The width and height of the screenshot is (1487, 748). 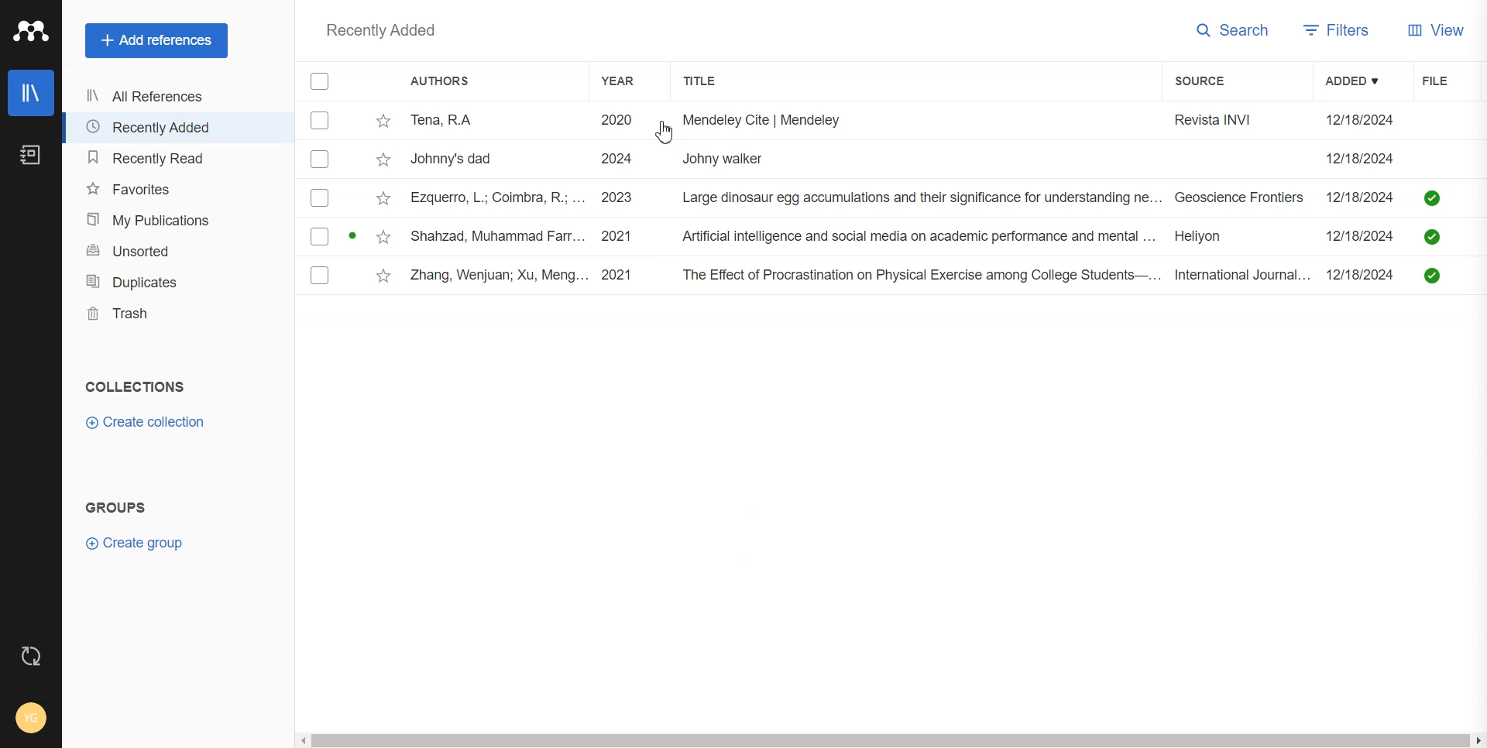 What do you see at coordinates (1232, 32) in the screenshot?
I see `Search` at bounding box center [1232, 32].